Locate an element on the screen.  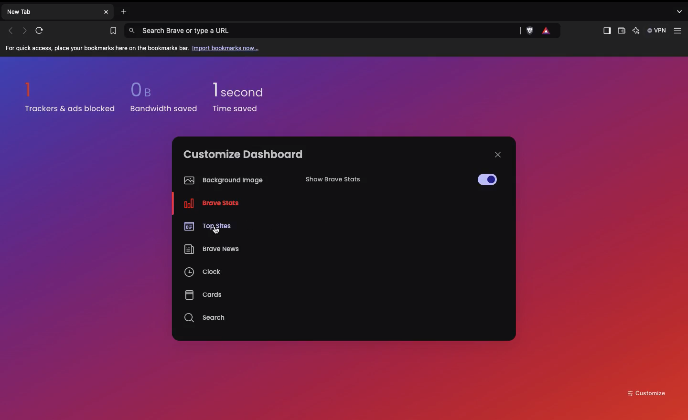
Customize dashboard is located at coordinates (243, 154).